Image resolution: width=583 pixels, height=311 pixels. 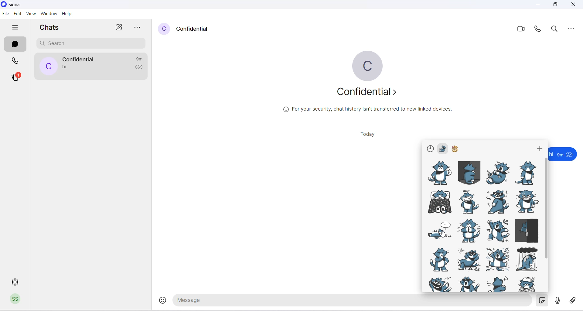 What do you see at coordinates (371, 111) in the screenshot?
I see `security related text` at bounding box center [371, 111].